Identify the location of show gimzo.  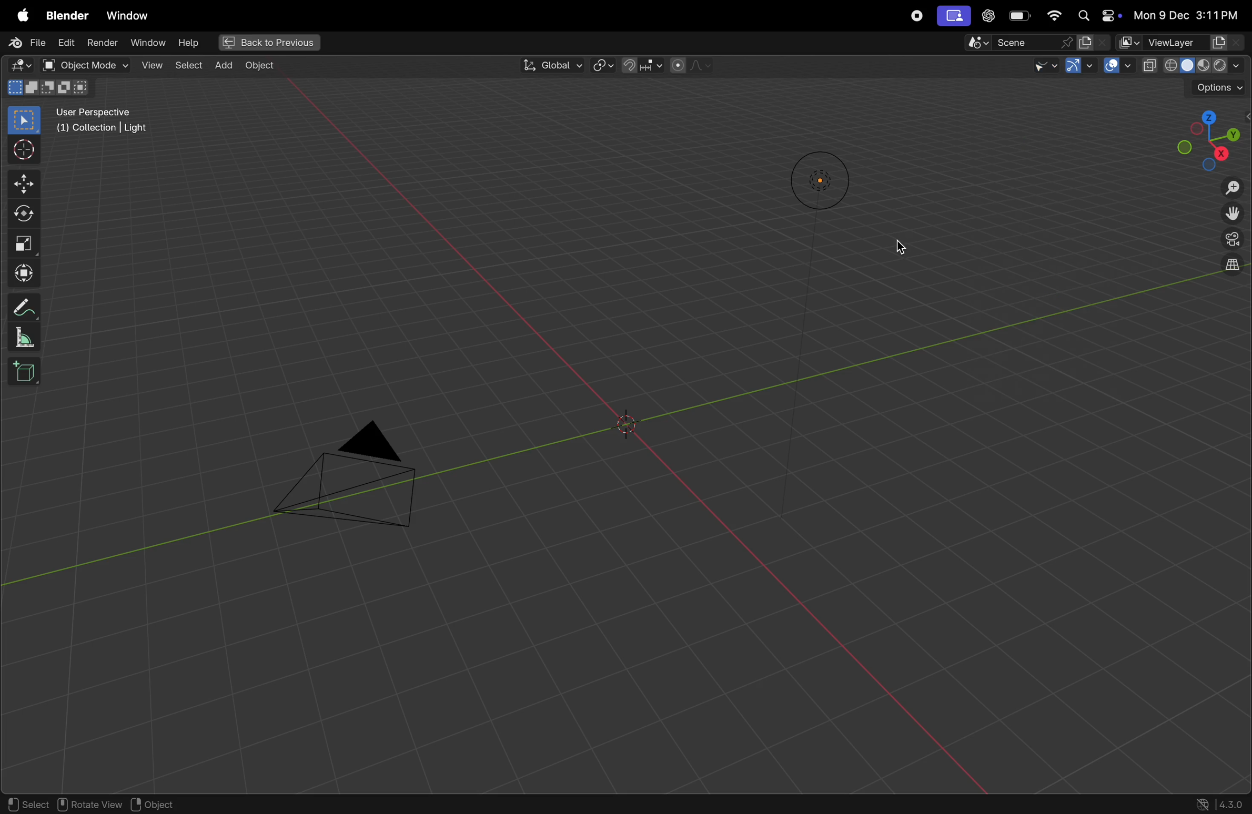
(1077, 67).